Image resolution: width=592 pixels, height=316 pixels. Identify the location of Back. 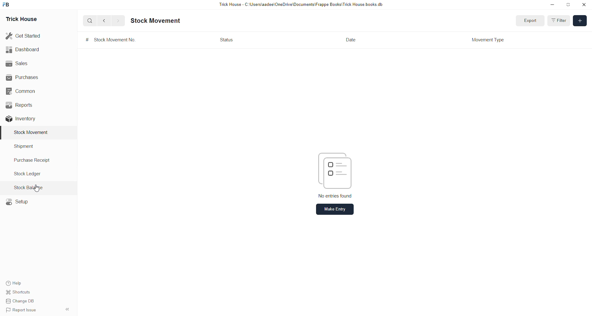
(104, 21).